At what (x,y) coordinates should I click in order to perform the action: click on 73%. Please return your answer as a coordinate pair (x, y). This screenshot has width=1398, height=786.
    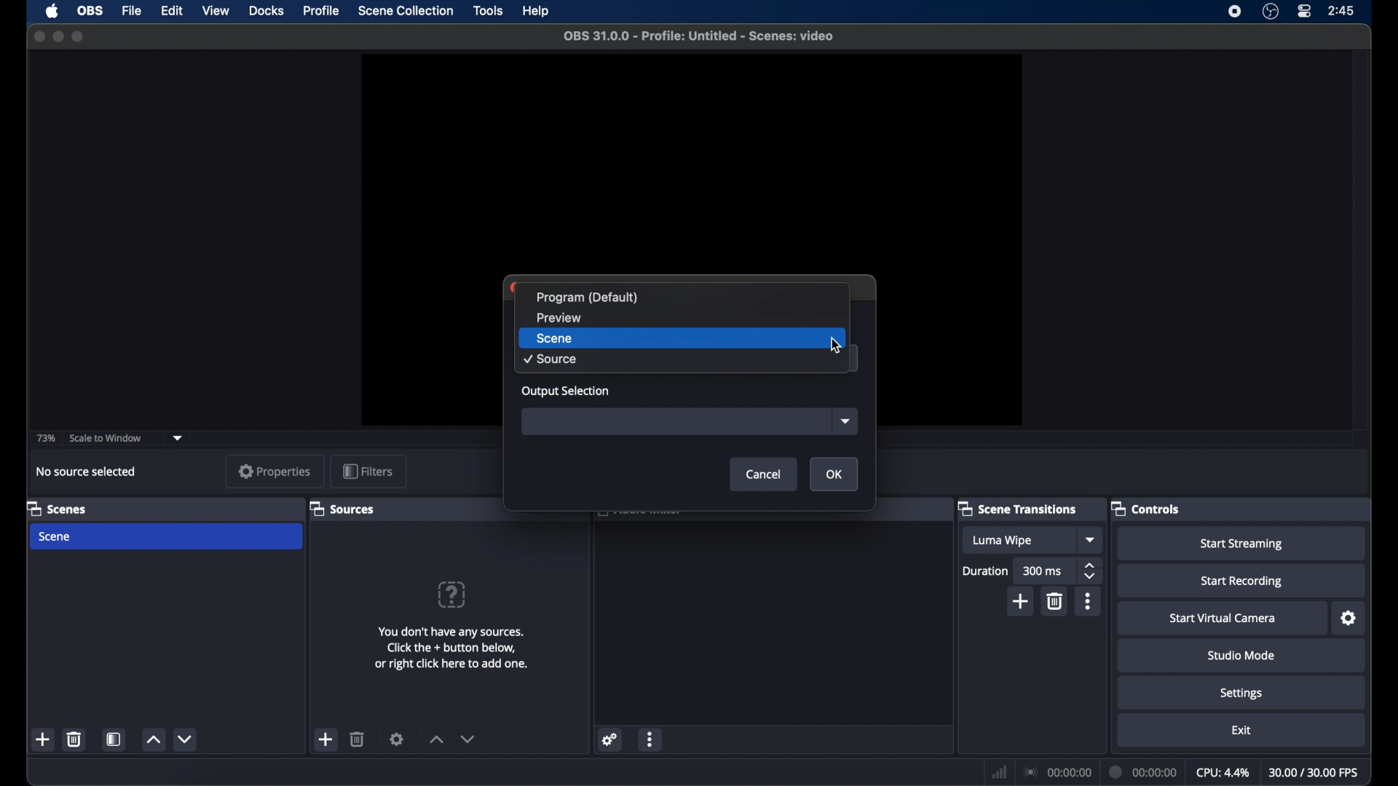
    Looking at the image, I should click on (44, 439).